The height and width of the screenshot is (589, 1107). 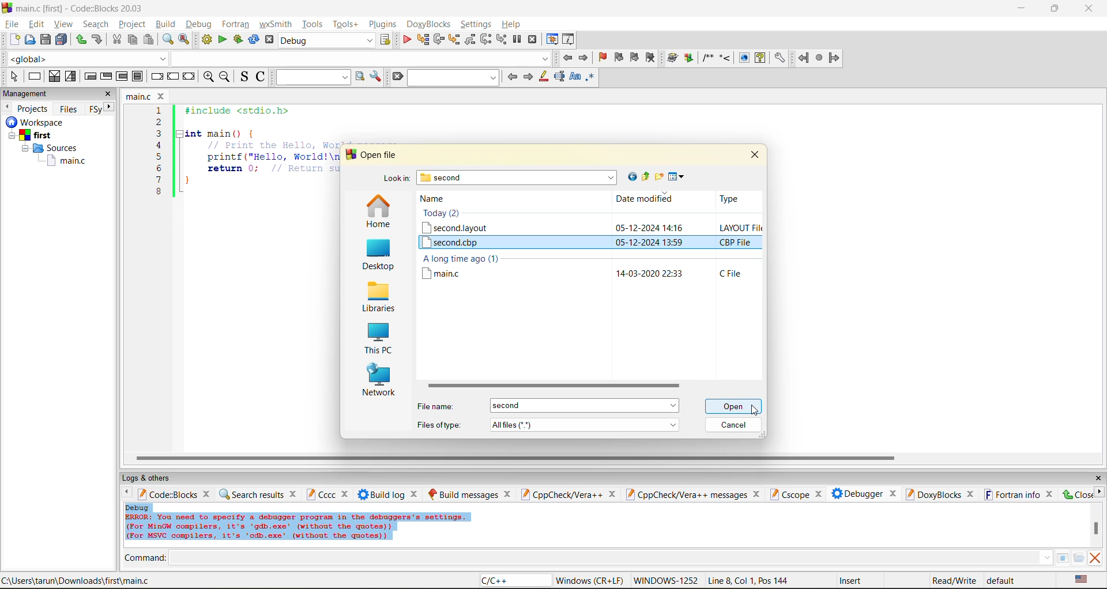 I want to click on return instruction, so click(x=190, y=77).